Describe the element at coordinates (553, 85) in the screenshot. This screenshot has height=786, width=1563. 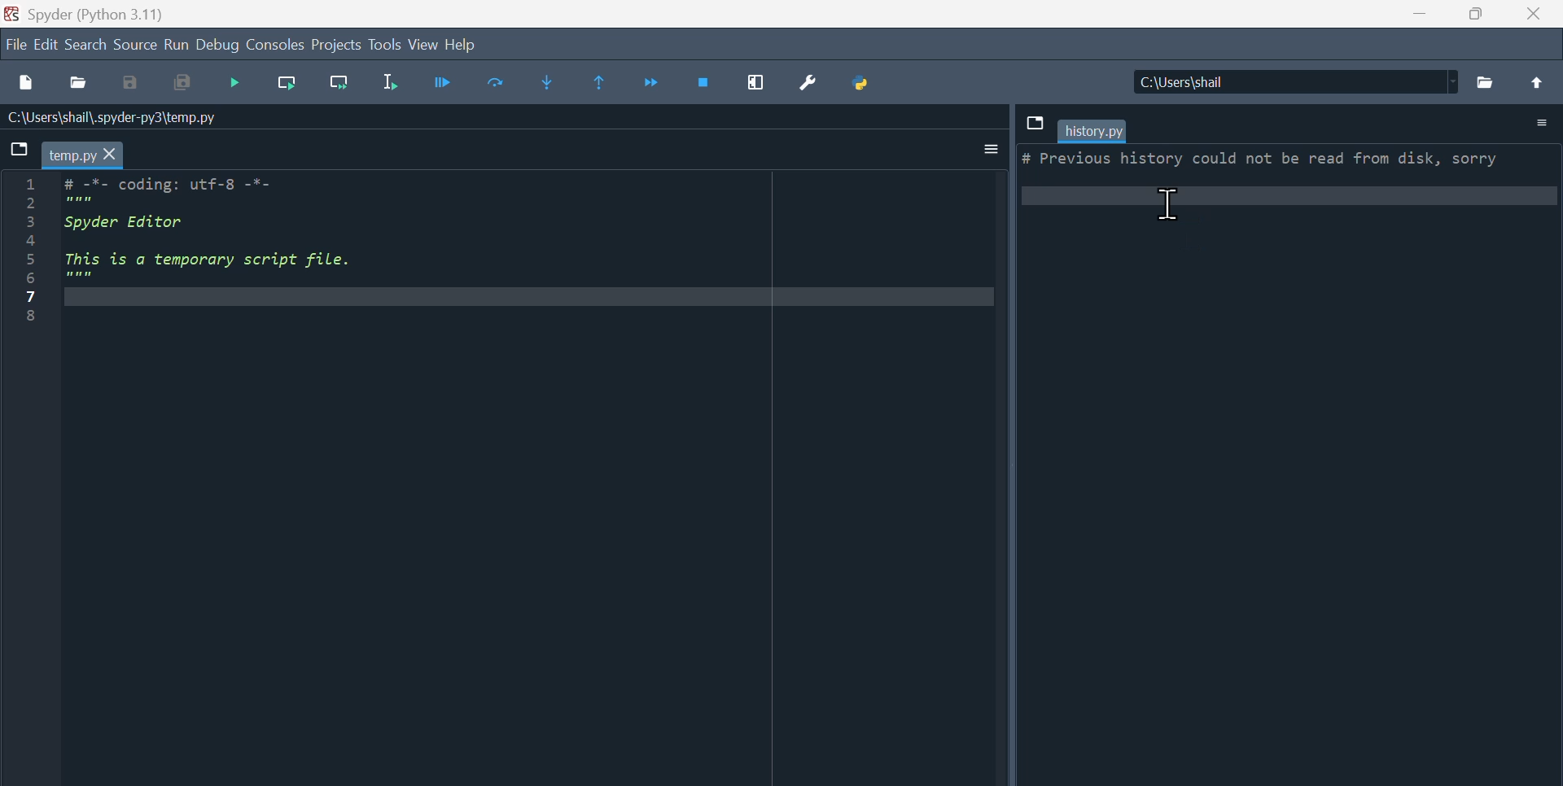
I see `Step into function` at that location.